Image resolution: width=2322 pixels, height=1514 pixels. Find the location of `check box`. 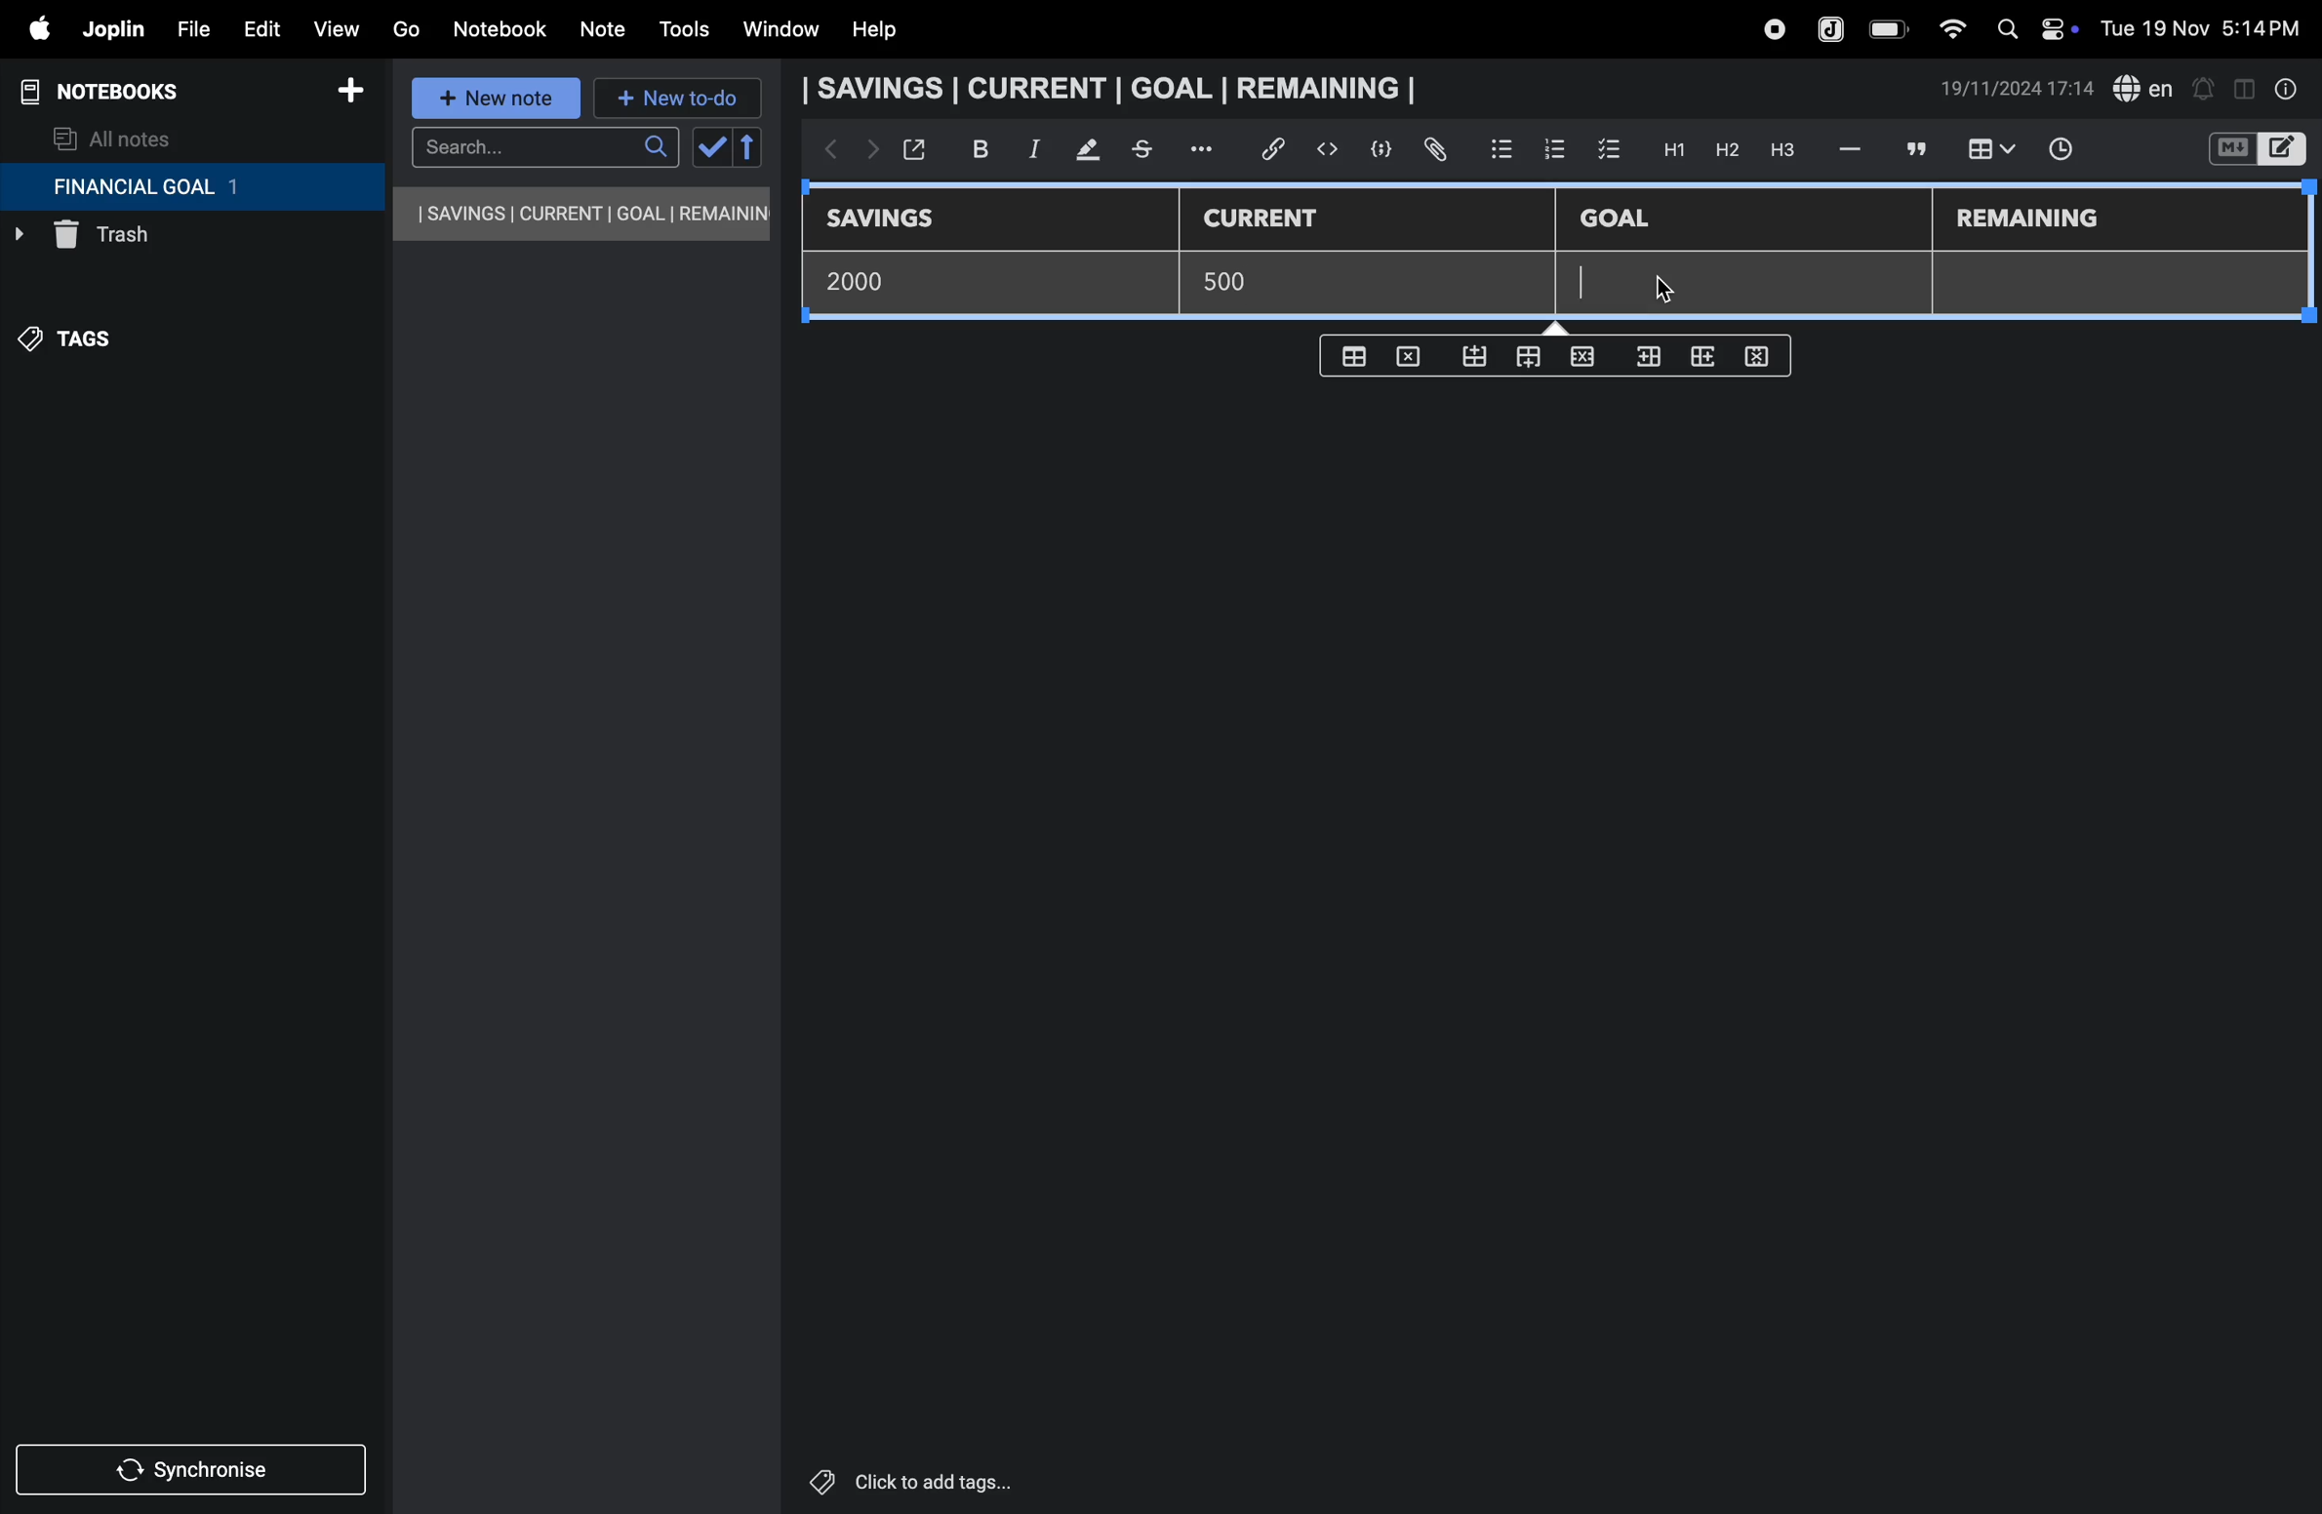

check box is located at coordinates (1610, 150).